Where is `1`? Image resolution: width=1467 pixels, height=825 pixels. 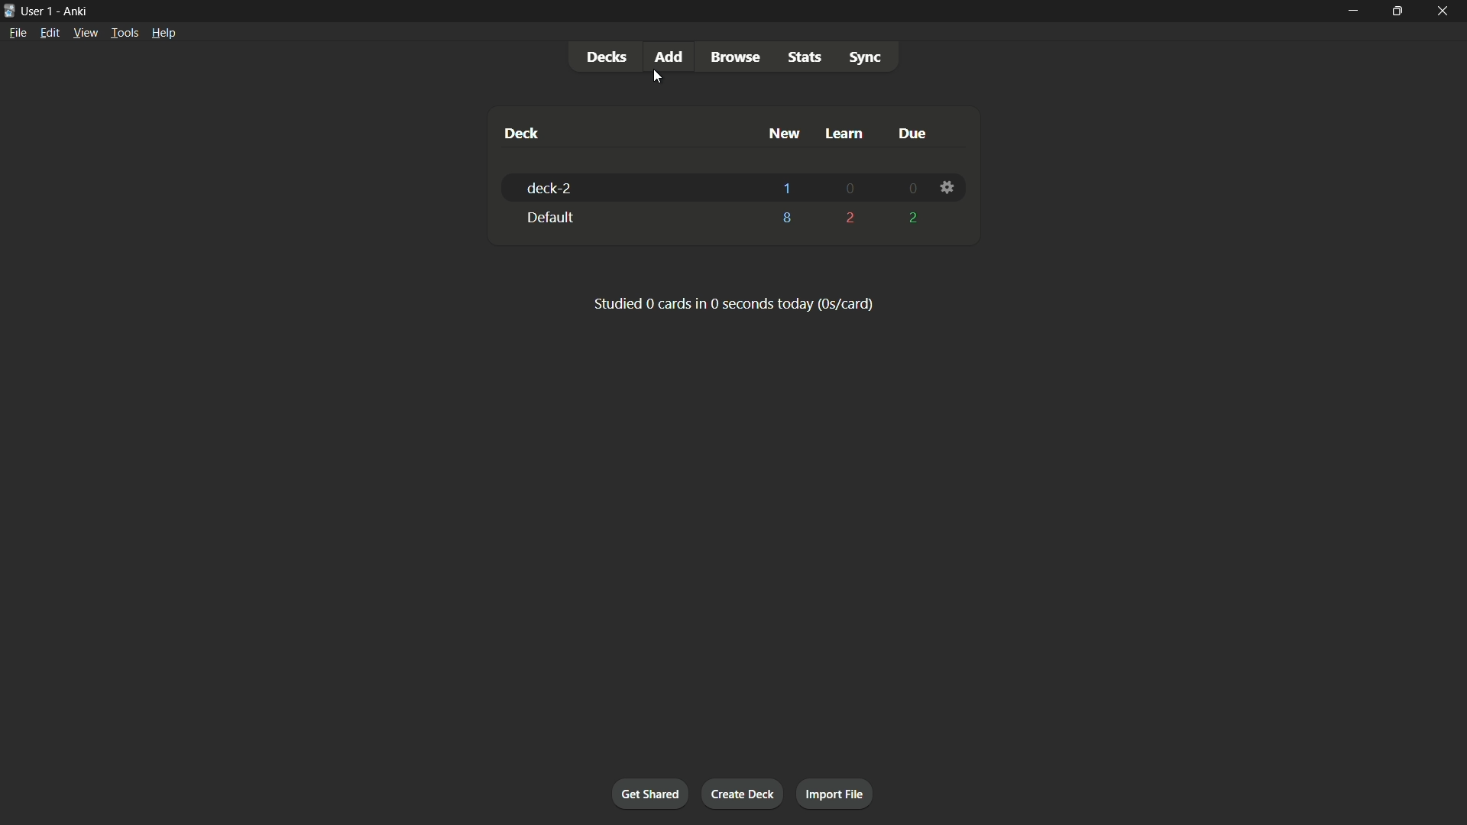 1 is located at coordinates (787, 188).